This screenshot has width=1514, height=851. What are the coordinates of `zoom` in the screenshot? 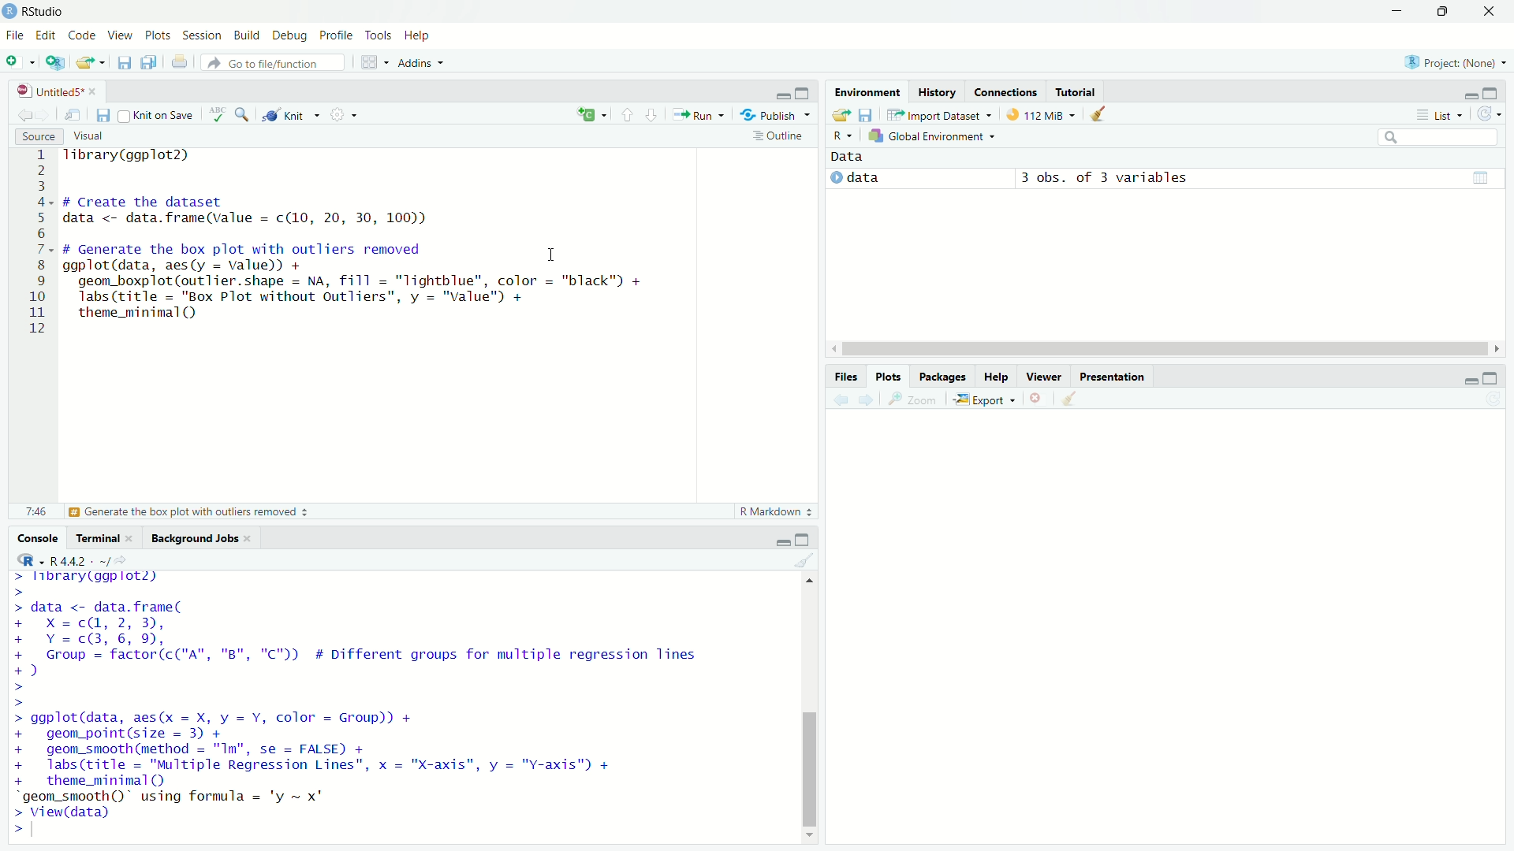 It's located at (244, 113).